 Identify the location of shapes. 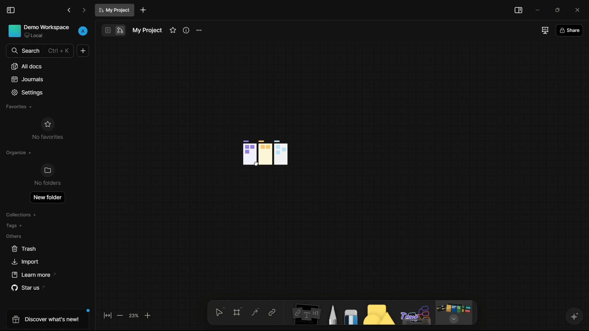
(378, 314).